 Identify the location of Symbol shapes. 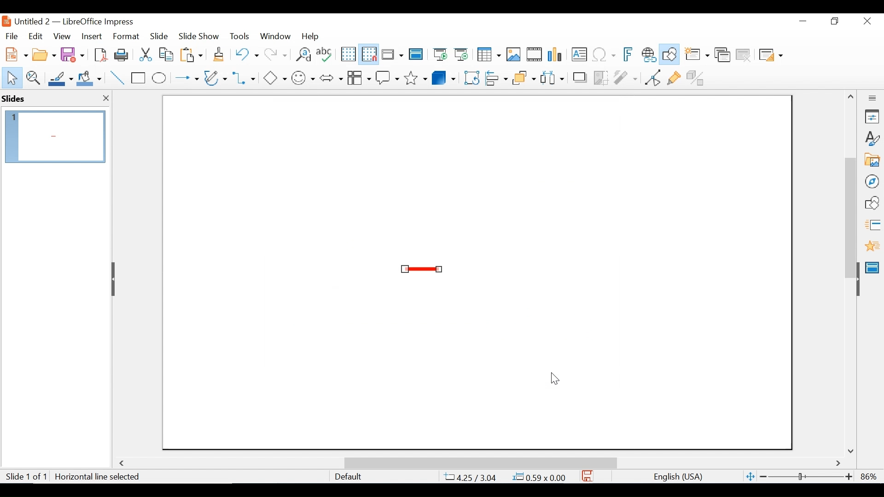
(303, 77).